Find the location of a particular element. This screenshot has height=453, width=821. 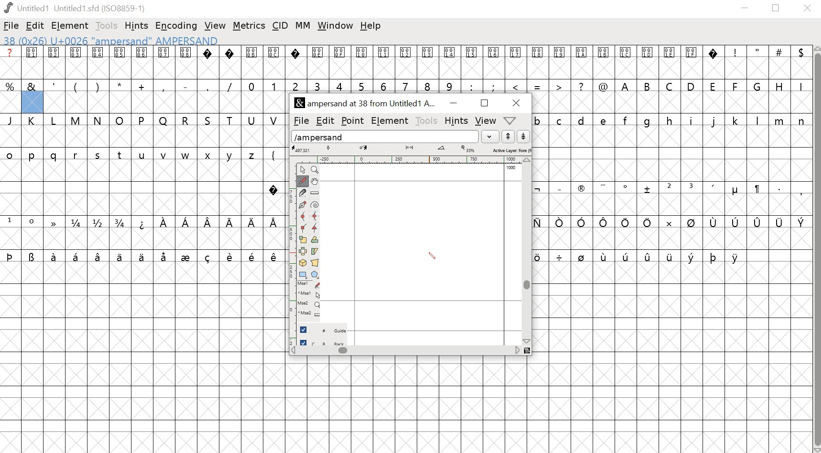

minimize is located at coordinates (452, 104).